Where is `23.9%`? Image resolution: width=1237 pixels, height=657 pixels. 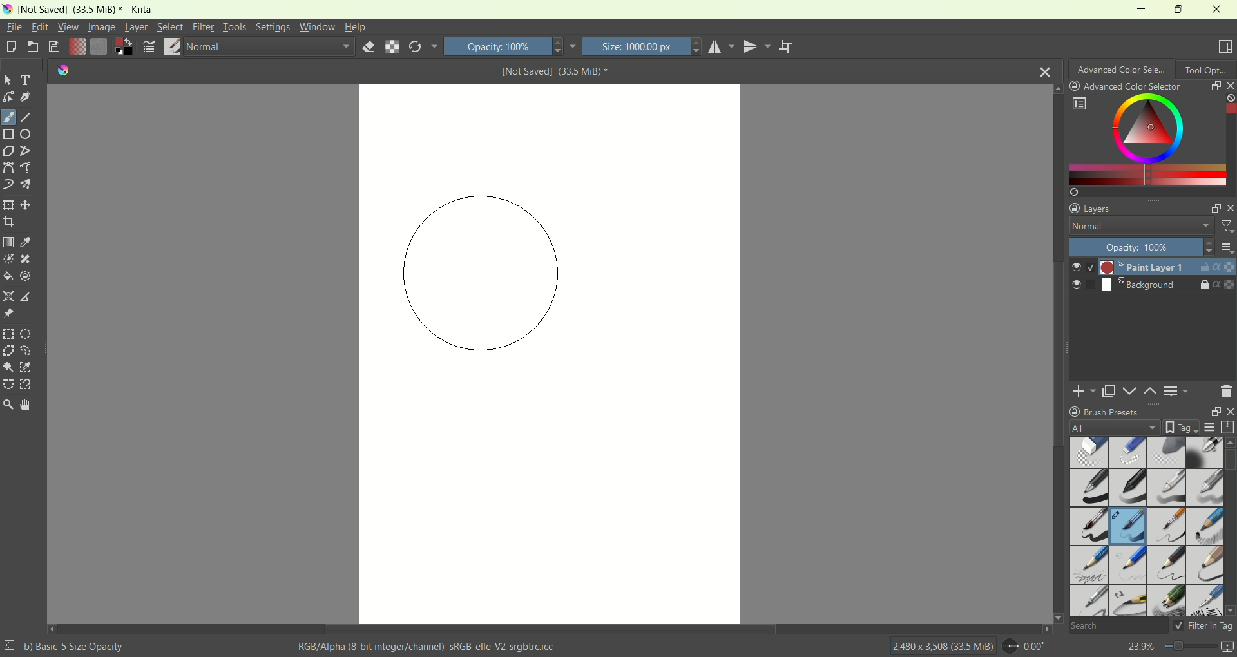
23.9% is located at coordinates (1180, 649).